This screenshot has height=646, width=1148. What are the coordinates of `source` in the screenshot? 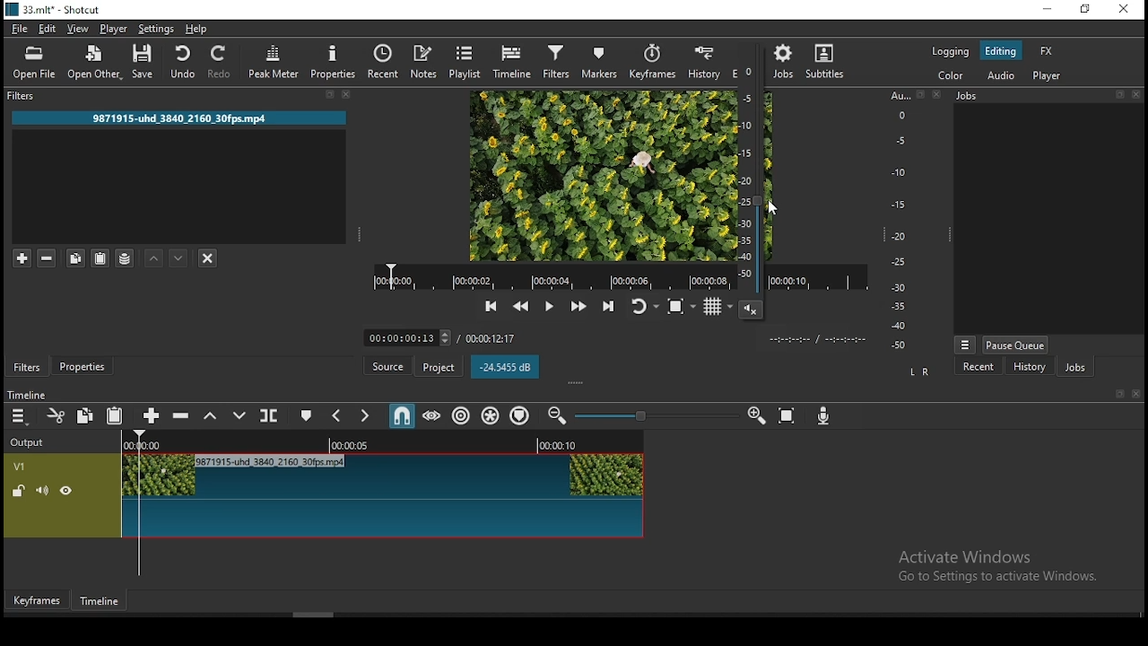 It's located at (392, 367).